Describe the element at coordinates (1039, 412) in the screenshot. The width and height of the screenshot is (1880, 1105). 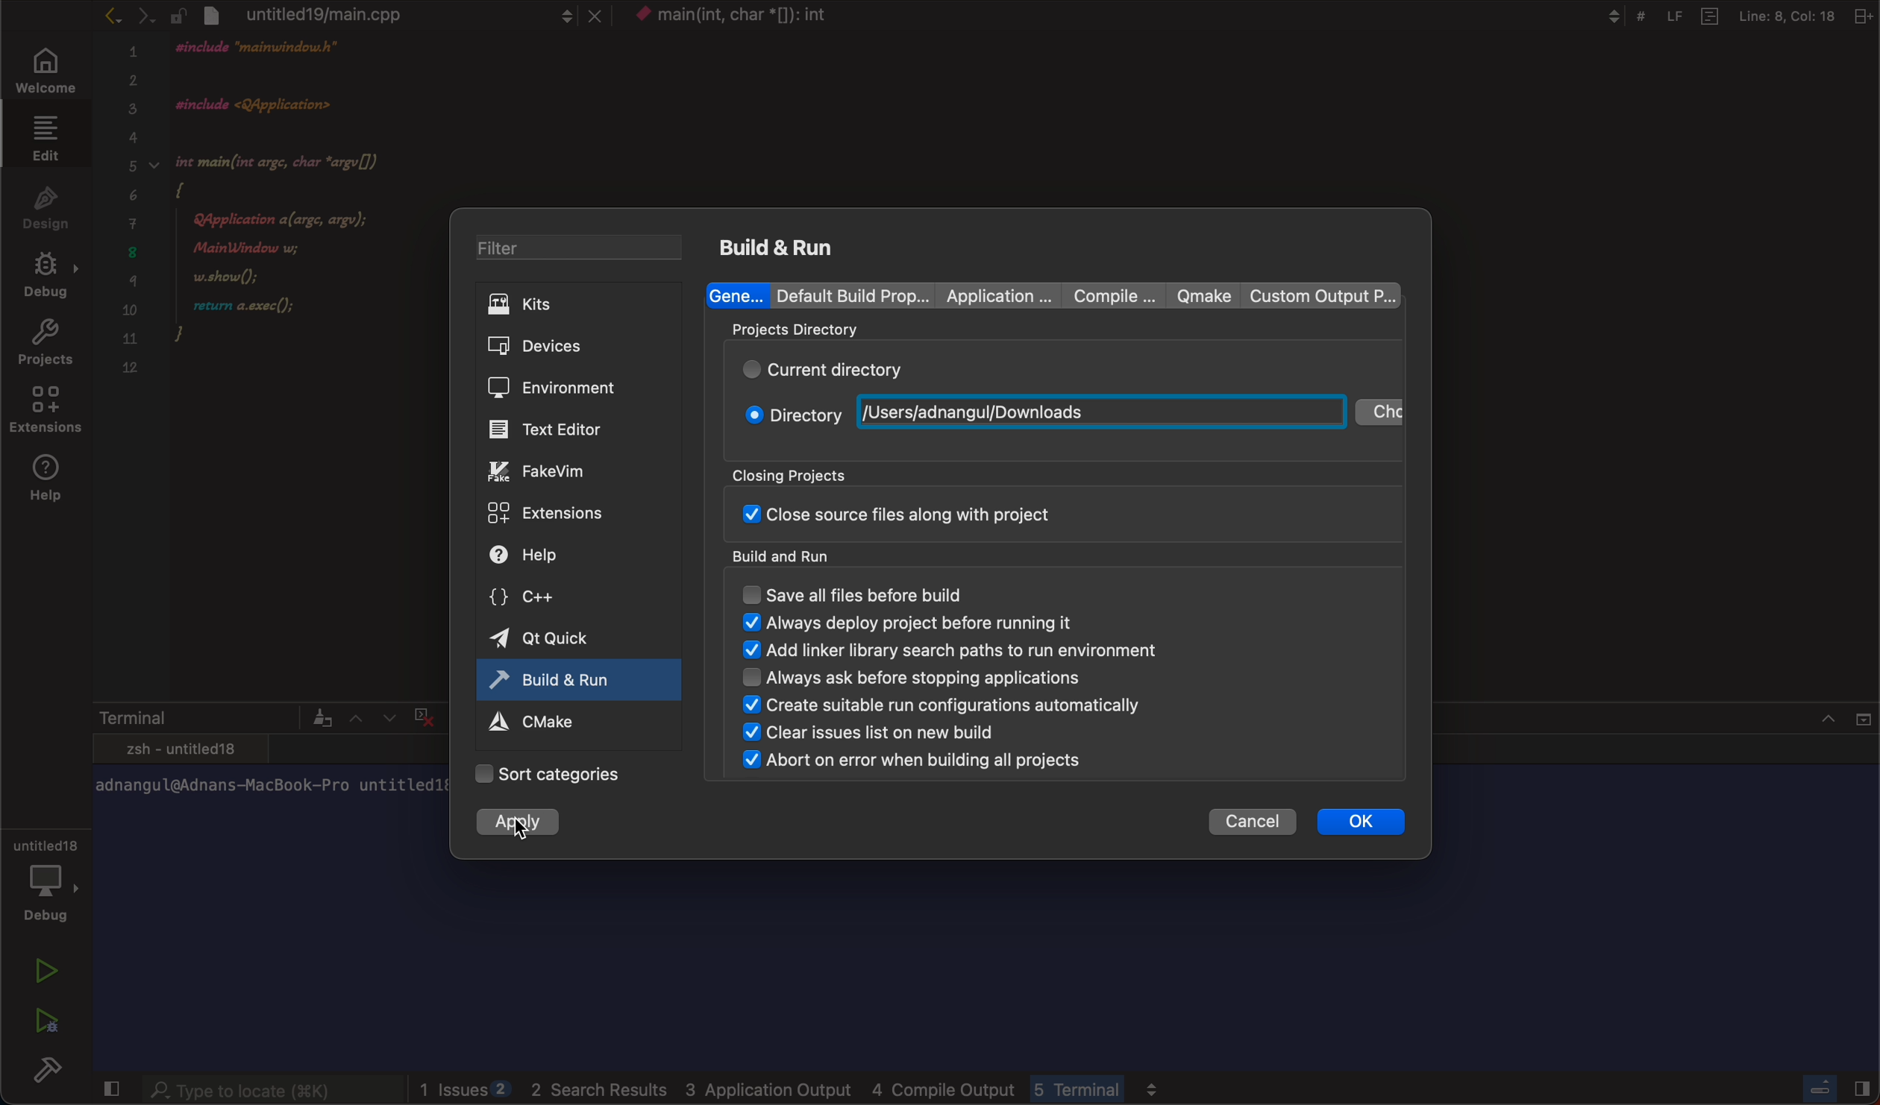
I see `new path` at that location.